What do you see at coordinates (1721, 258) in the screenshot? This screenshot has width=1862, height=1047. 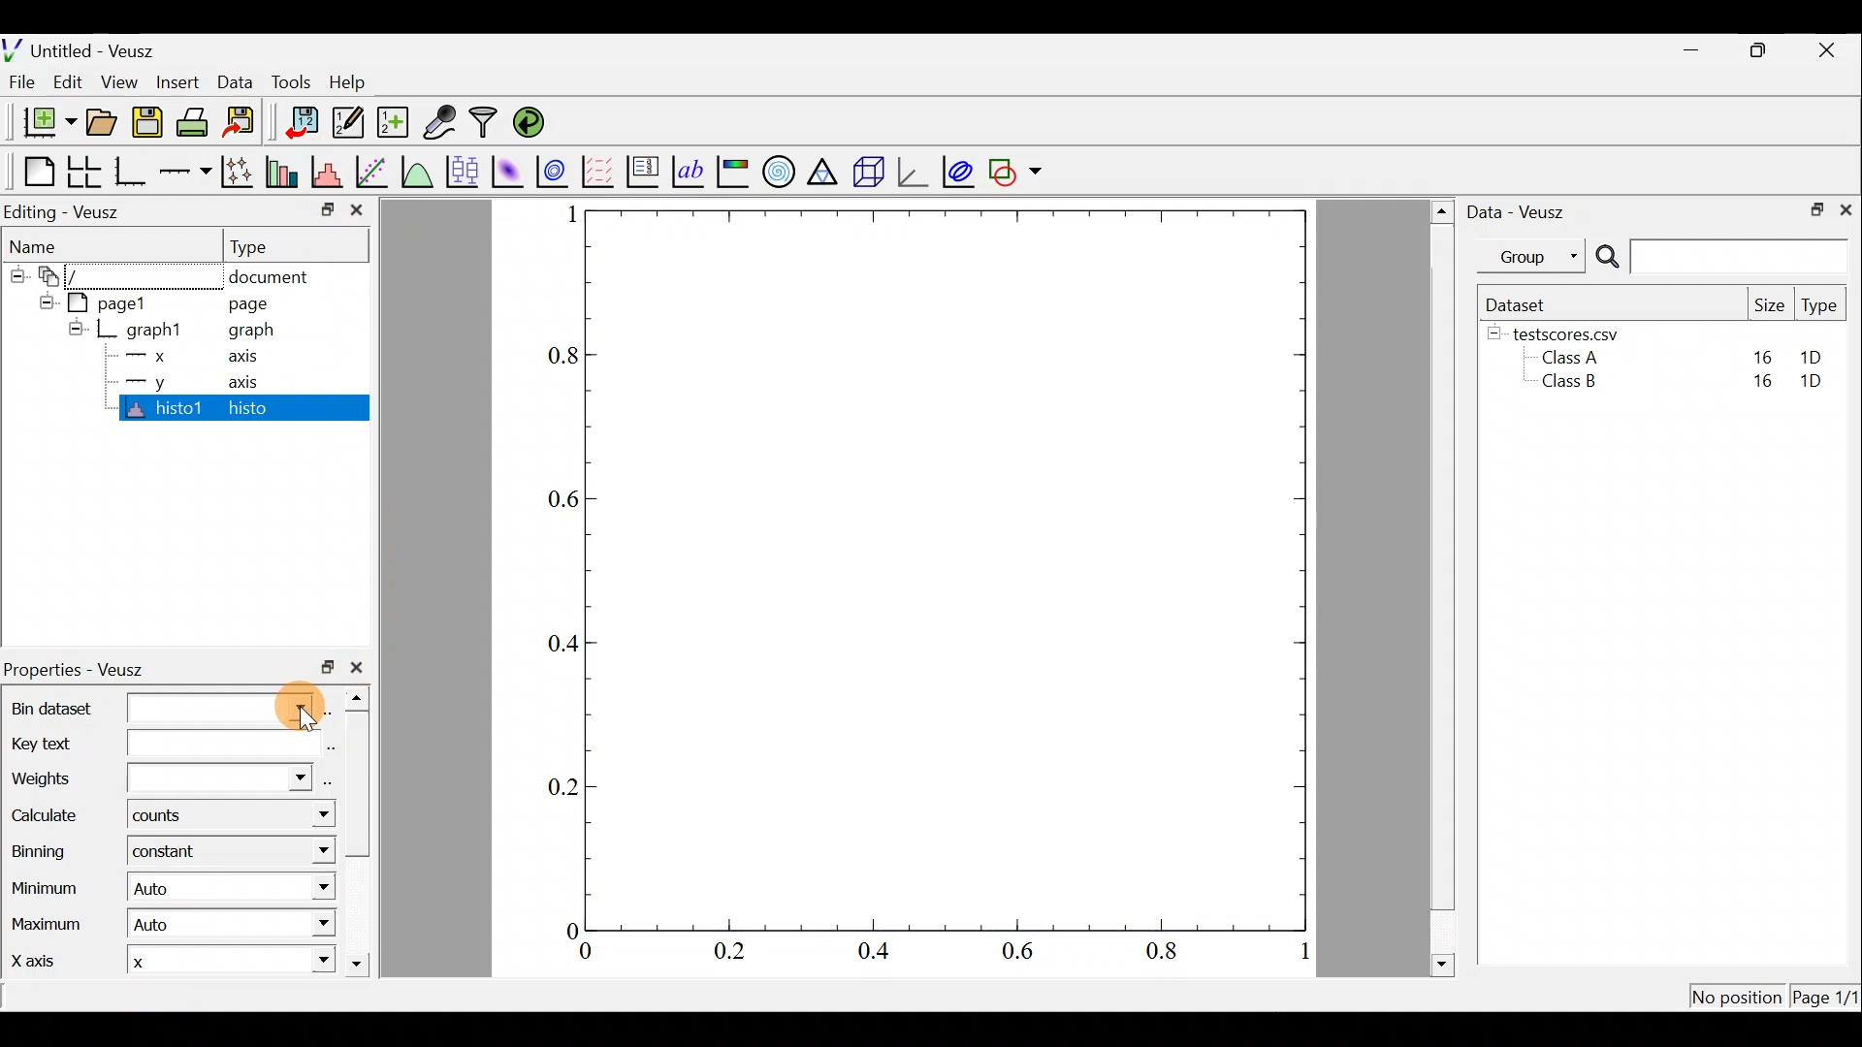 I see `Search bar` at bounding box center [1721, 258].